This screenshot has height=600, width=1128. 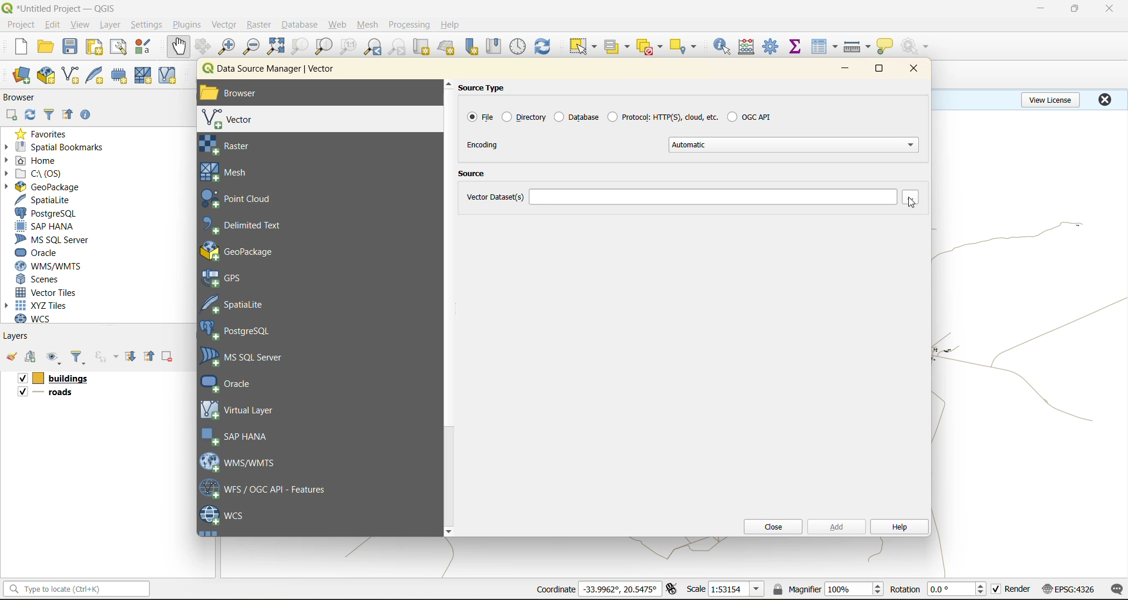 I want to click on new 3d map, so click(x=448, y=47).